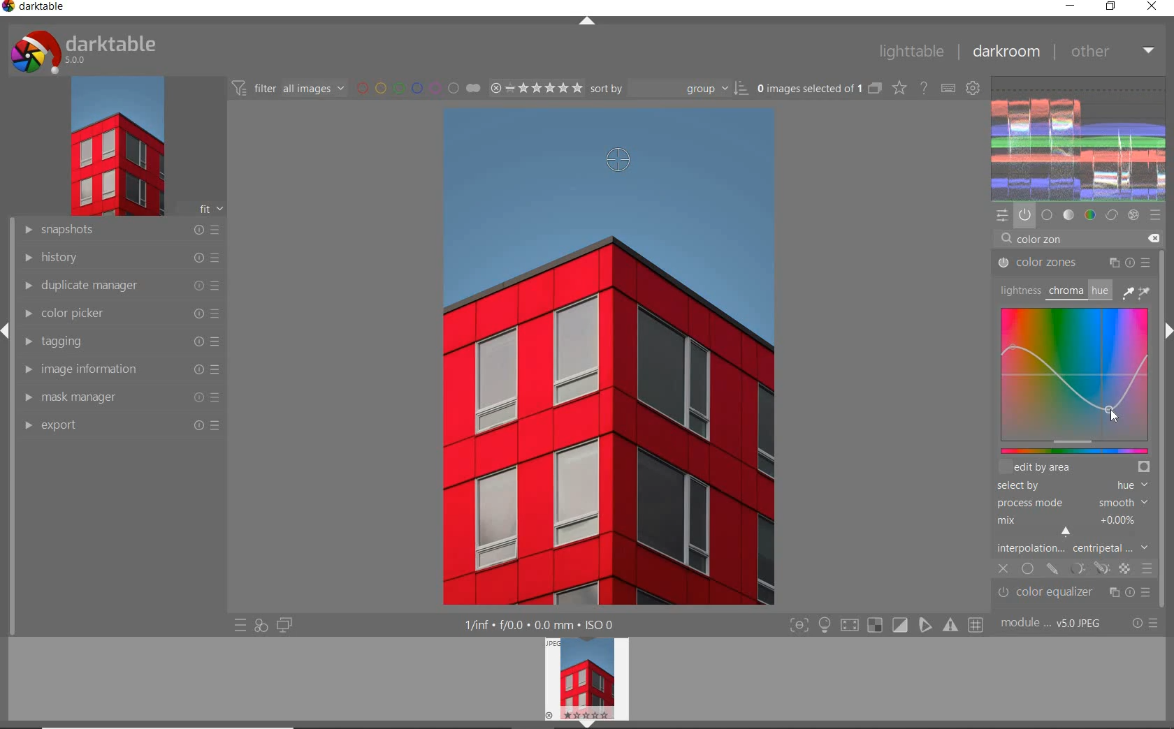 Image resolution: width=1174 pixels, height=729 pixels. I want to click on guides overlay, so click(925, 626).